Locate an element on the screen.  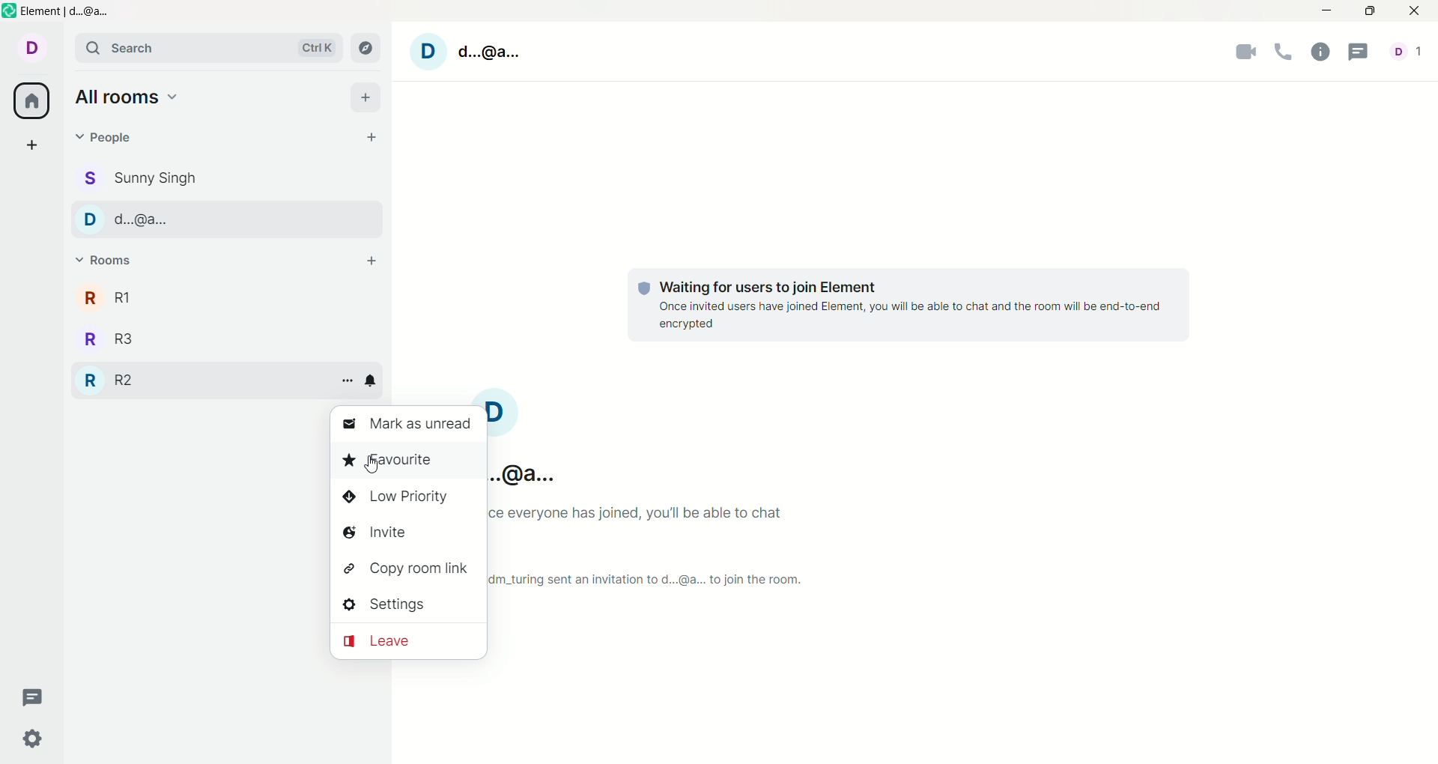
account is located at coordinates (1412, 53).